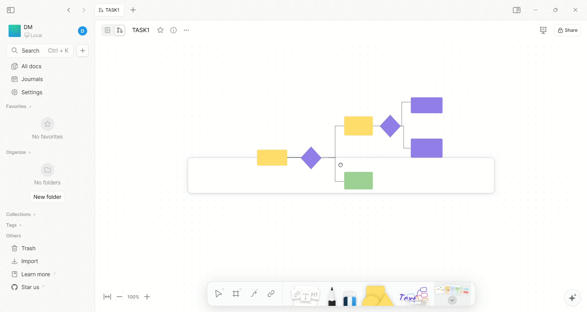  What do you see at coordinates (220, 295) in the screenshot?
I see `selection` at bounding box center [220, 295].